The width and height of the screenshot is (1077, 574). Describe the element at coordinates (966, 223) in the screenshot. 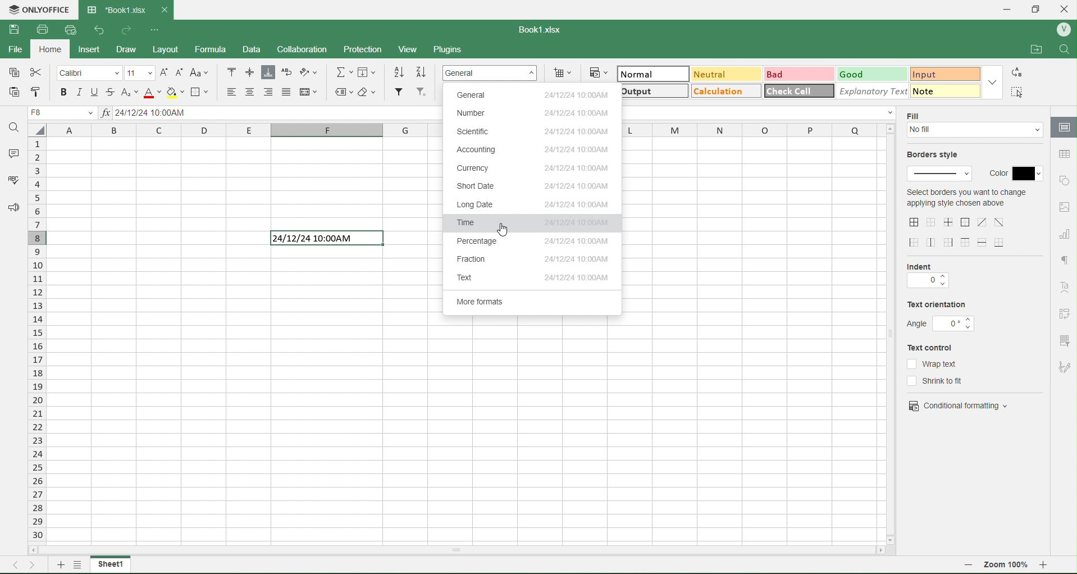

I see `outer border` at that location.